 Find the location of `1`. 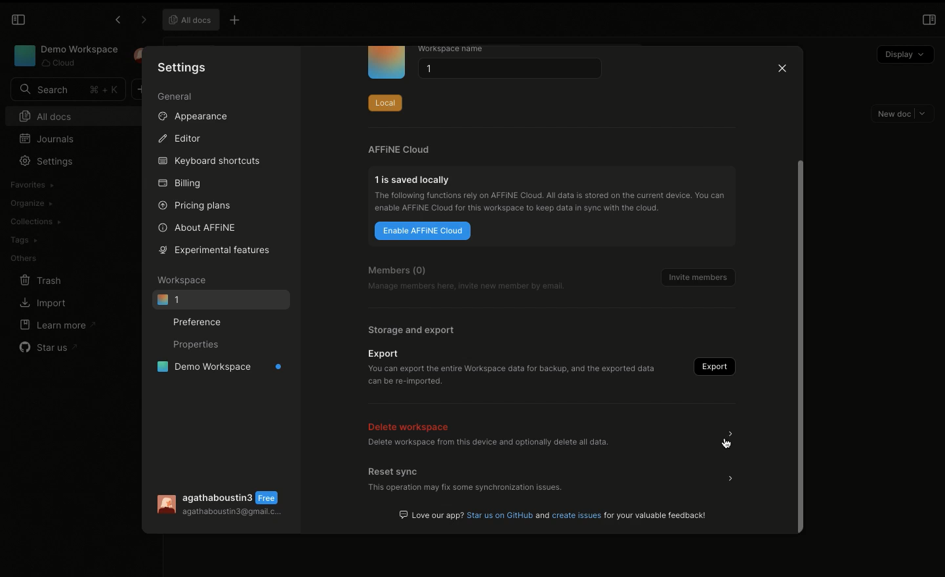

1 is located at coordinates (507, 70).